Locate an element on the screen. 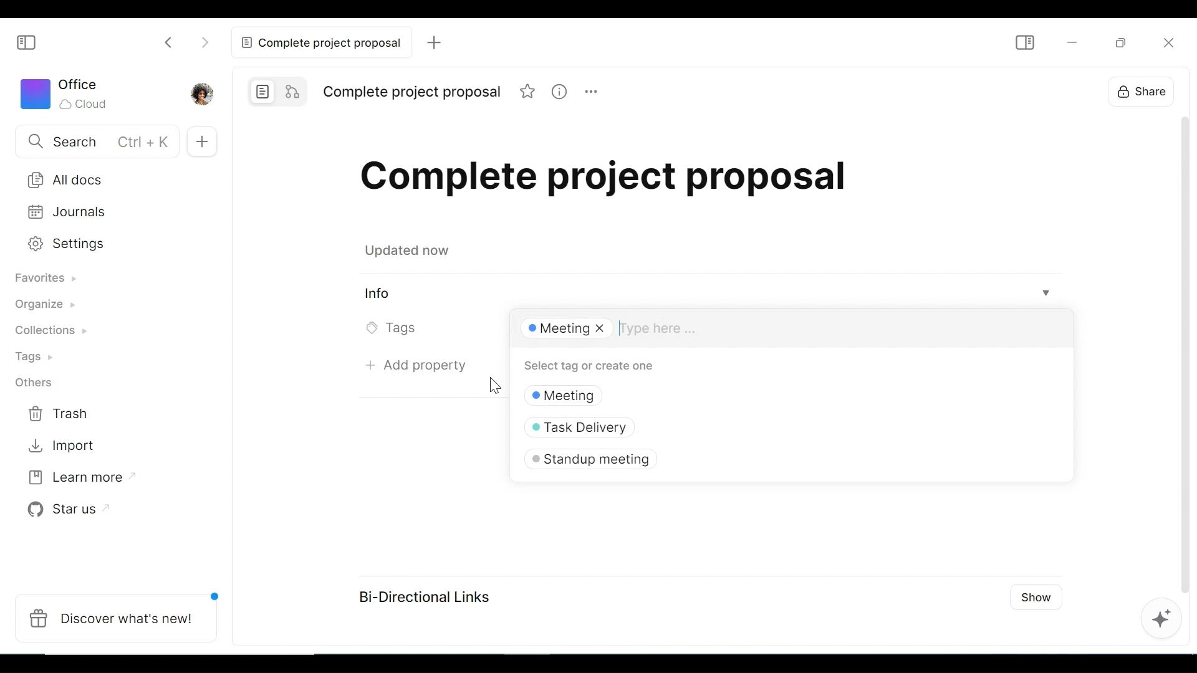 The height and width of the screenshot is (673, 1197). Favorites is located at coordinates (54, 280).